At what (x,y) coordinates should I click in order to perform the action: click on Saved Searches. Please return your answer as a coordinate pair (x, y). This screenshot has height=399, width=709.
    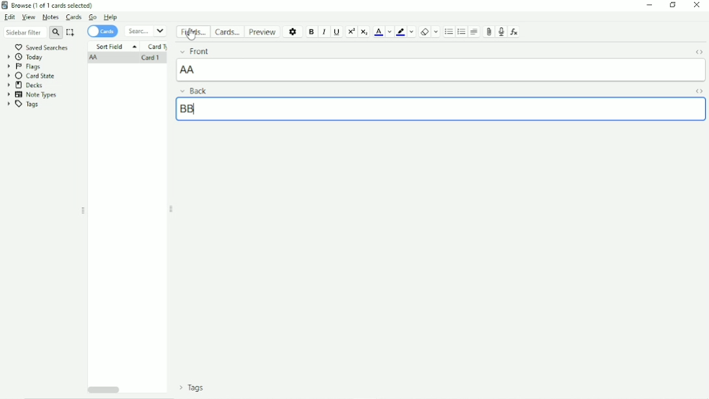
    Looking at the image, I should click on (43, 47).